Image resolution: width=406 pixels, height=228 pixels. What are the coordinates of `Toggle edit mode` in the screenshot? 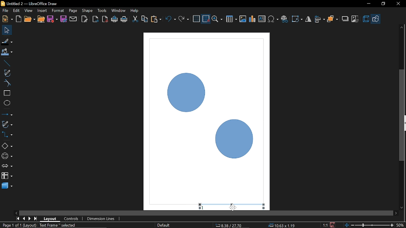 It's located at (85, 19).